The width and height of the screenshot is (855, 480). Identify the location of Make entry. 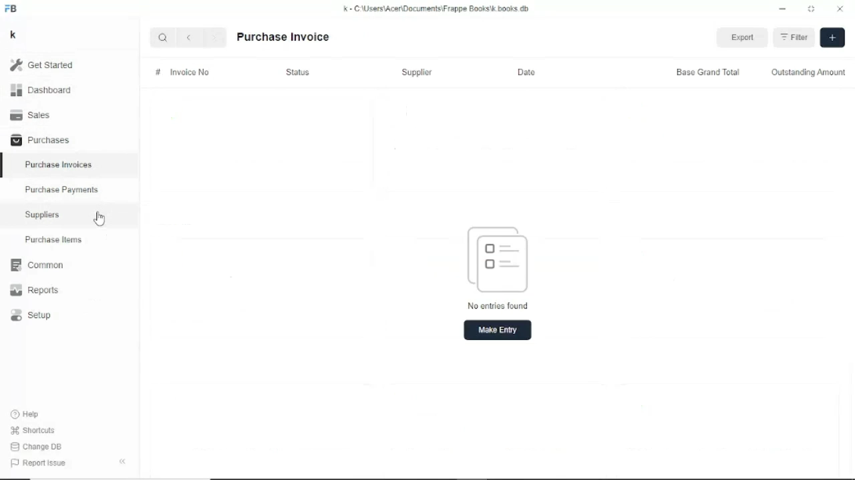
(832, 37).